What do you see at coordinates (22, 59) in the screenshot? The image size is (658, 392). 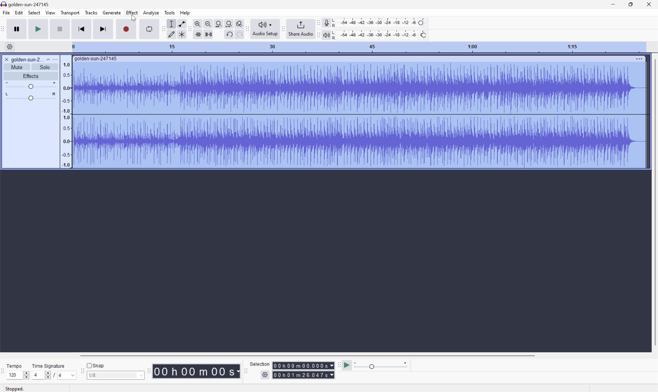 I see `golden-sun` at bounding box center [22, 59].